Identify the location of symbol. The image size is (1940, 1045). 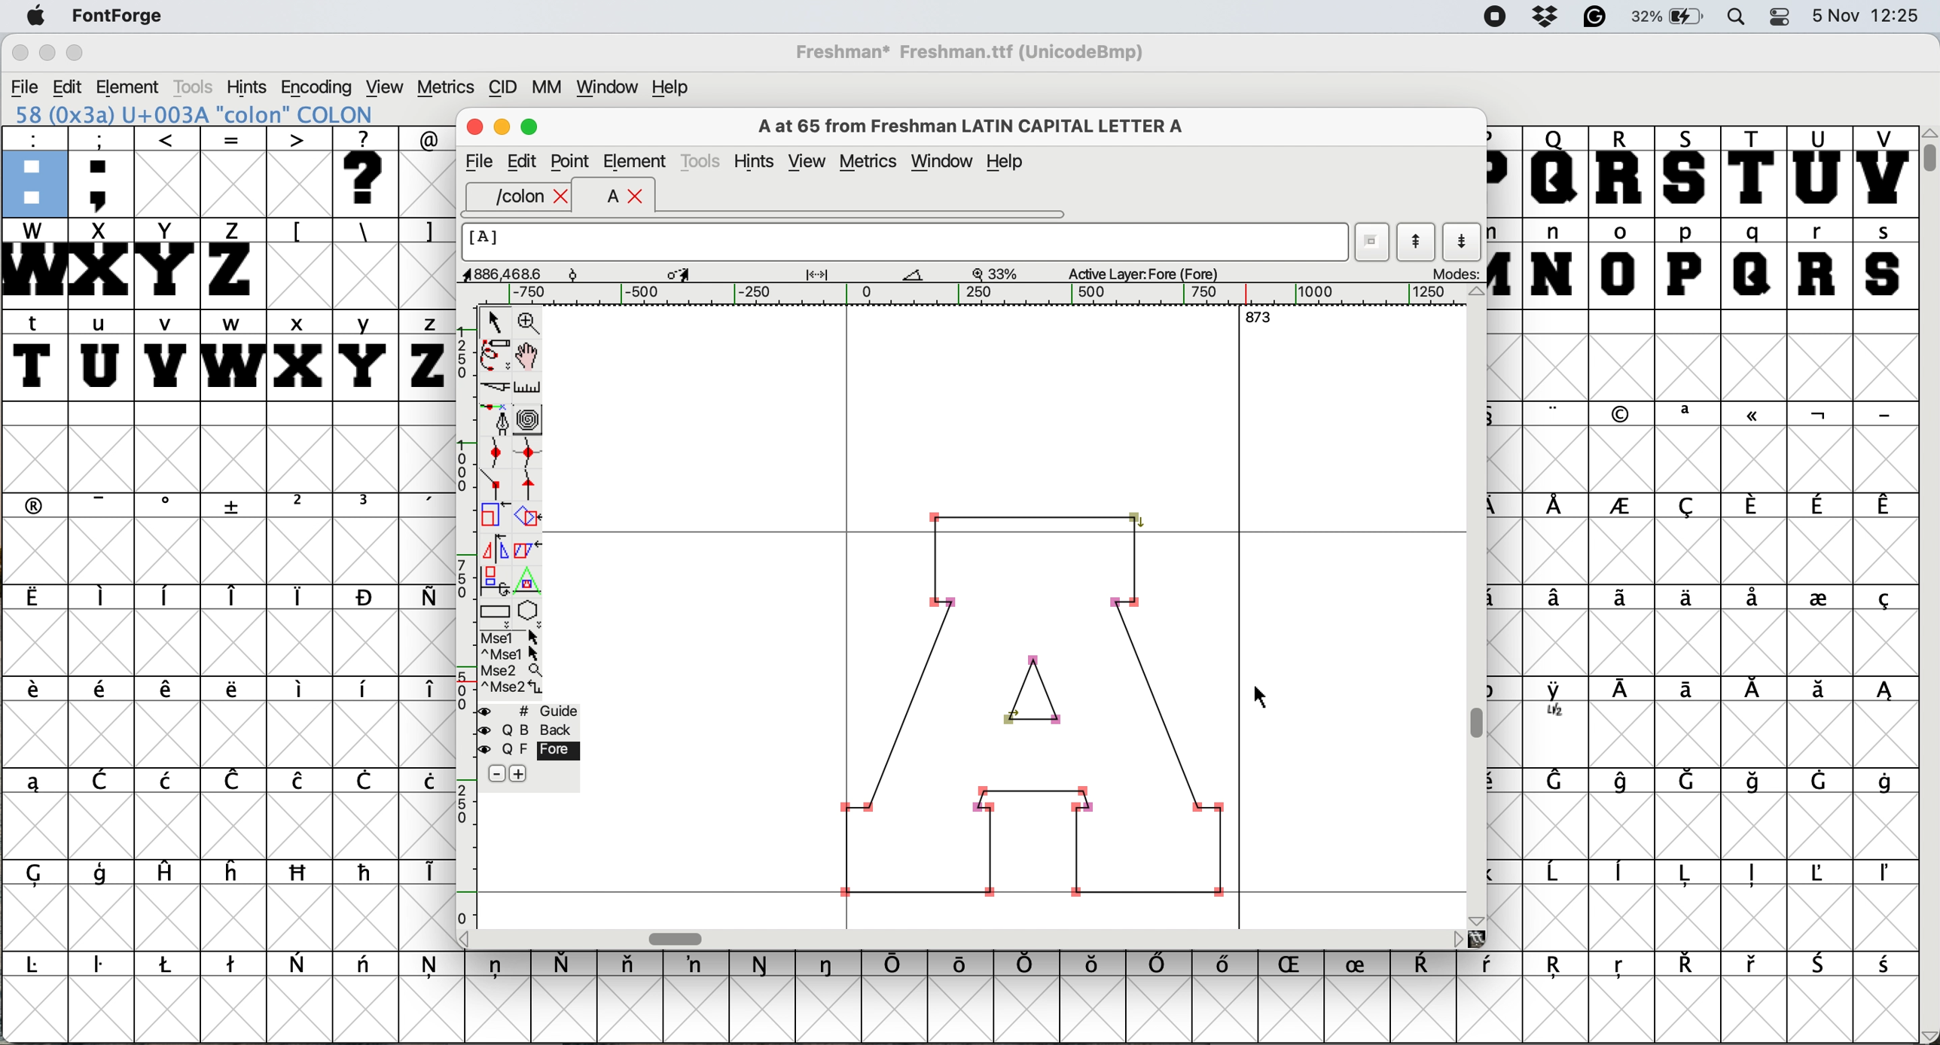
(102, 876).